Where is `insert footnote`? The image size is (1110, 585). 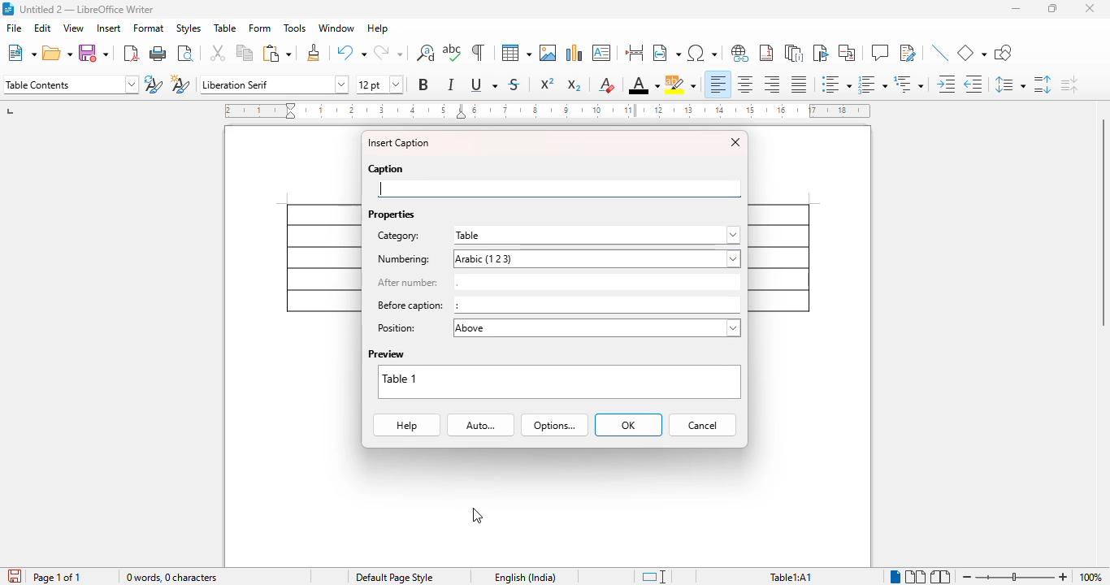
insert footnote is located at coordinates (766, 53).